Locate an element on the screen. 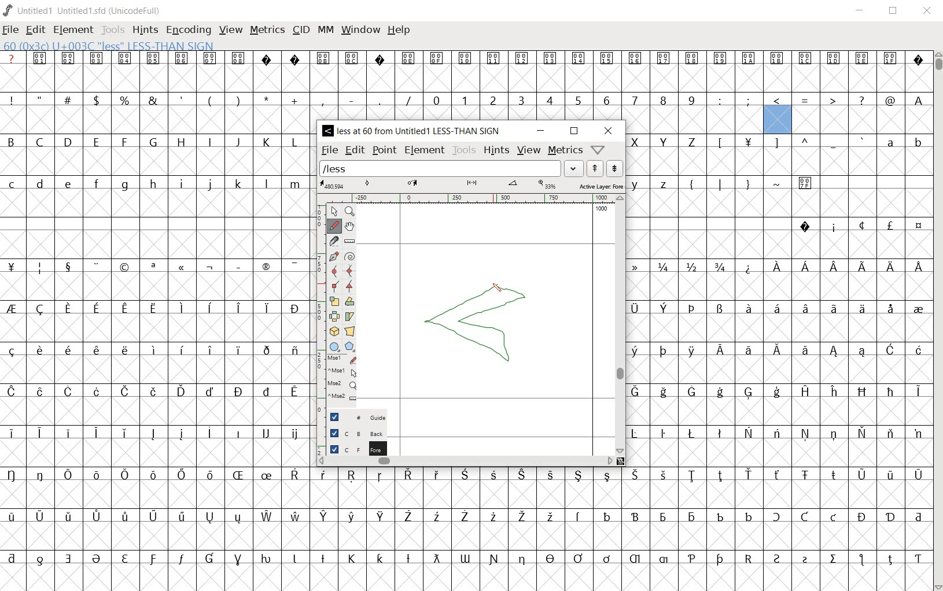 The width and height of the screenshot is (943, 591). empty cells is located at coordinates (464, 77).